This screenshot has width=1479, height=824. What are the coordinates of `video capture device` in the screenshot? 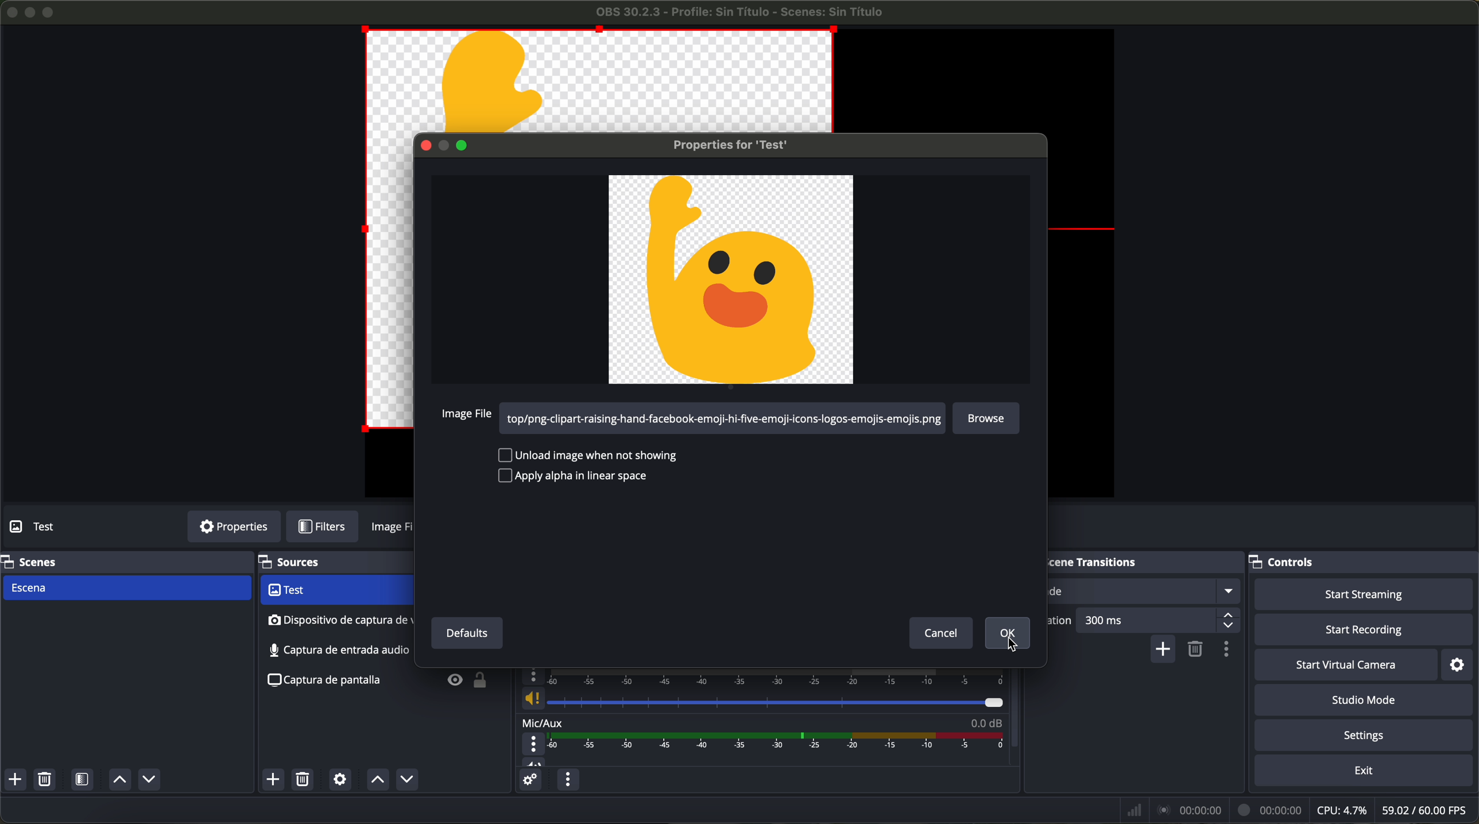 It's located at (335, 591).